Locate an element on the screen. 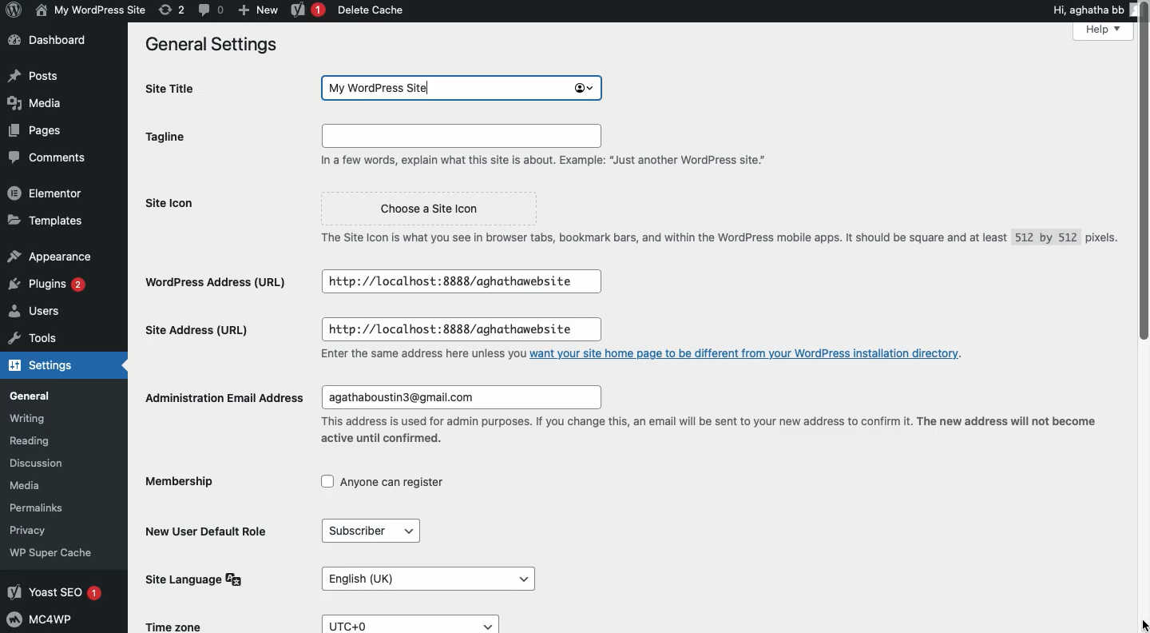 This screenshot has width=1150, height=633. General is located at coordinates (30, 397).